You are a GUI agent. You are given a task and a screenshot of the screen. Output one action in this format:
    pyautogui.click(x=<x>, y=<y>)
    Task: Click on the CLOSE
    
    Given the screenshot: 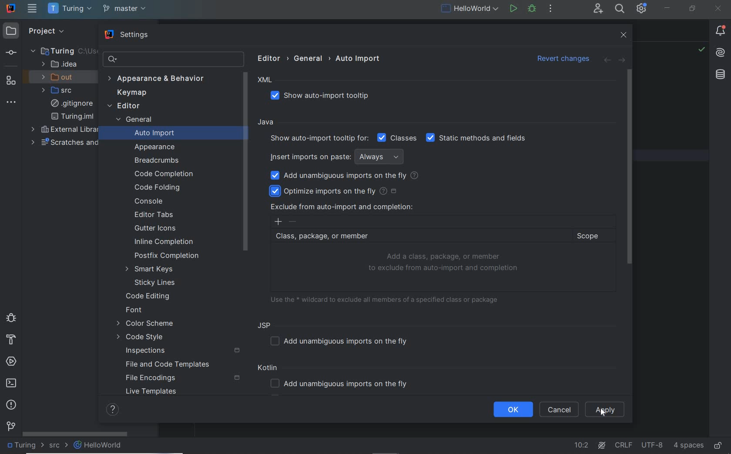 What is the action you would take?
    pyautogui.click(x=717, y=9)
    